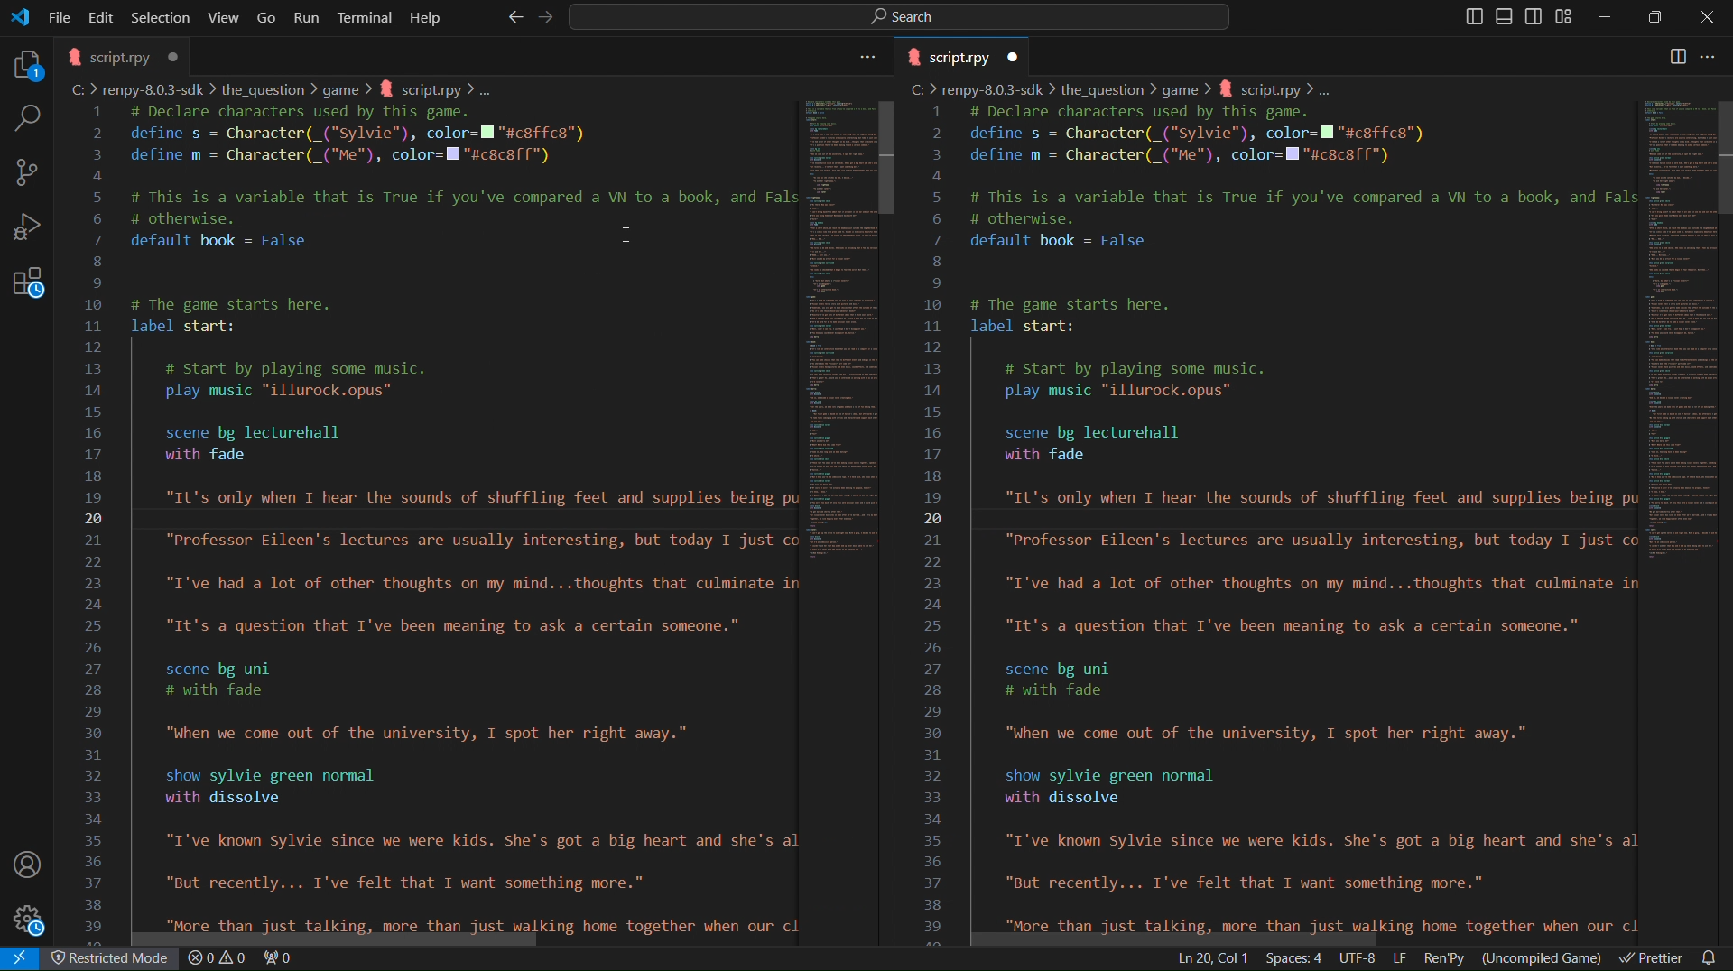 The width and height of the screenshot is (1733, 971). I want to click on Edit, so click(104, 15).